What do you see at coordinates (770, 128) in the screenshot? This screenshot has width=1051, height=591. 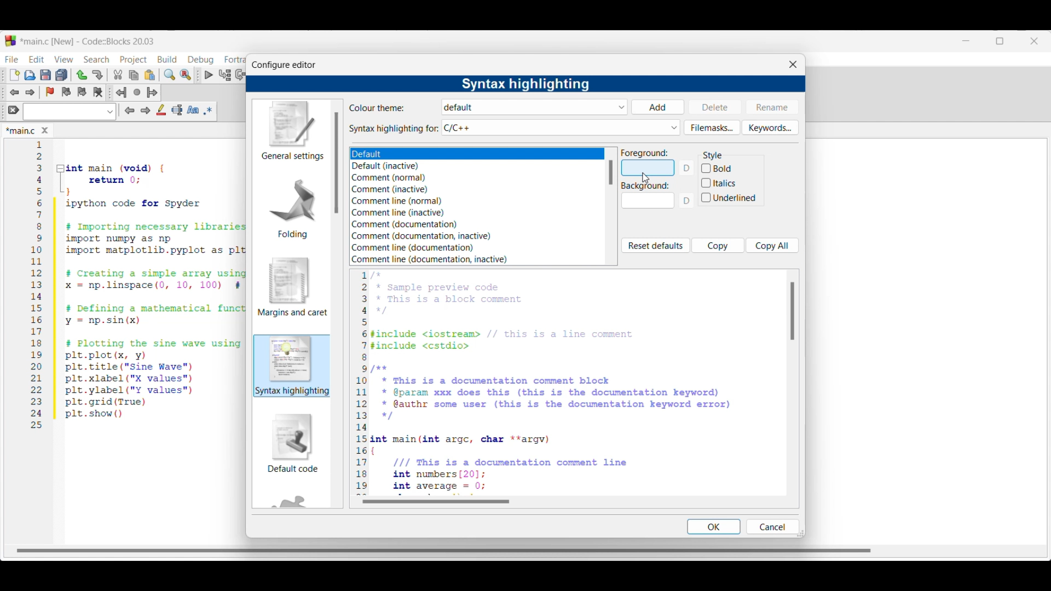 I see `Keywords` at bounding box center [770, 128].